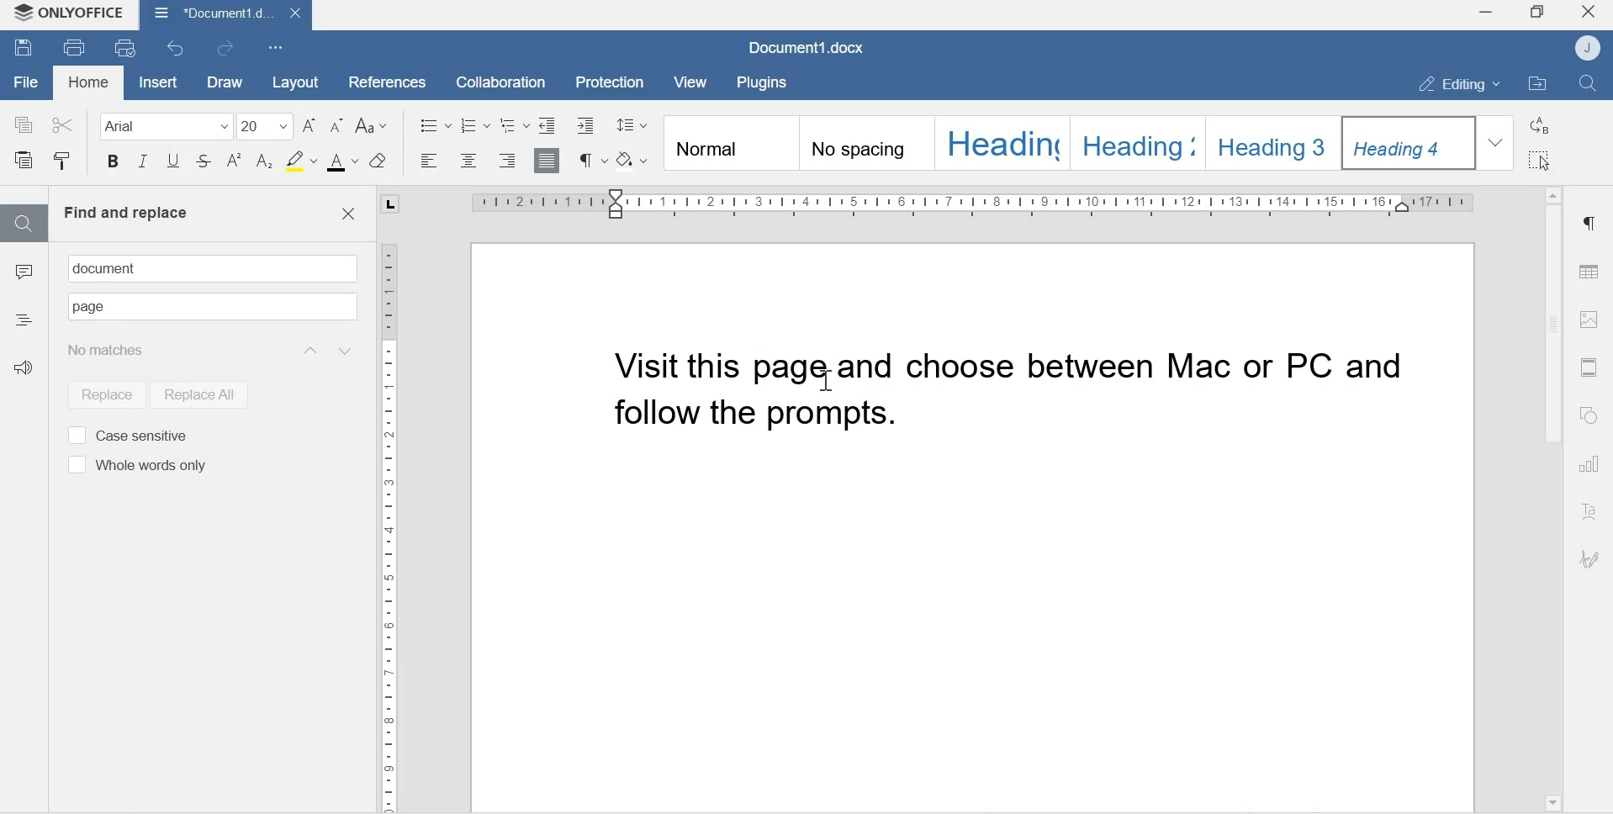 The width and height of the screenshot is (1613, 814). What do you see at coordinates (435, 124) in the screenshot?
I see `Bullets` at bounding box center [435, 124].